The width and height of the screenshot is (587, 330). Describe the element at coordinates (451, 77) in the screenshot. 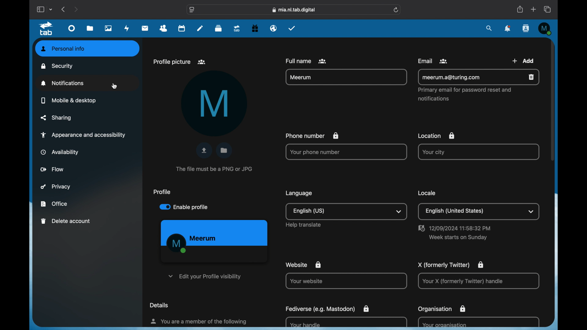

I see `email address` at that location.